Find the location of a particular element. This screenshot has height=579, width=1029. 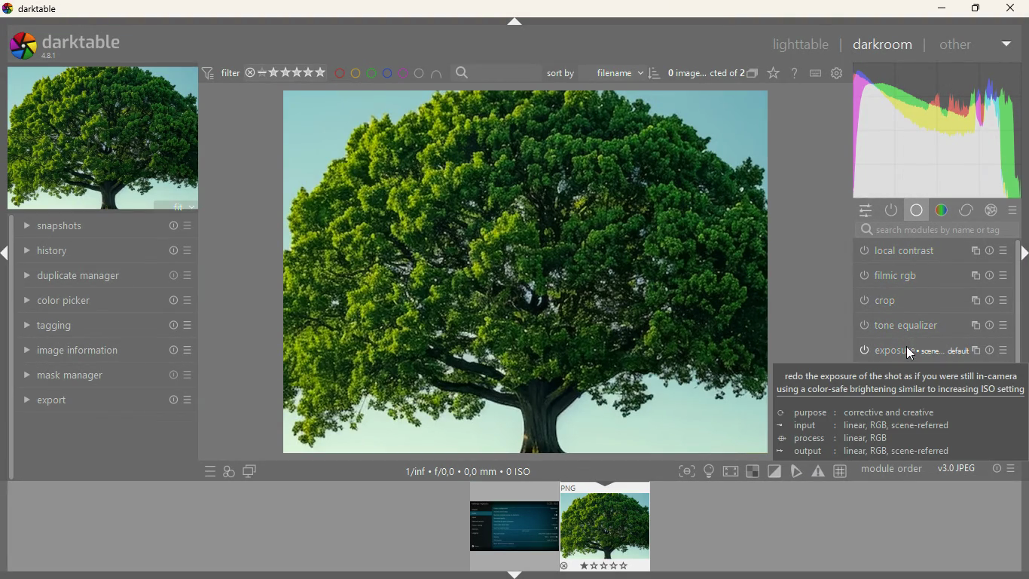

diagram is located at coordinates (227, 470).